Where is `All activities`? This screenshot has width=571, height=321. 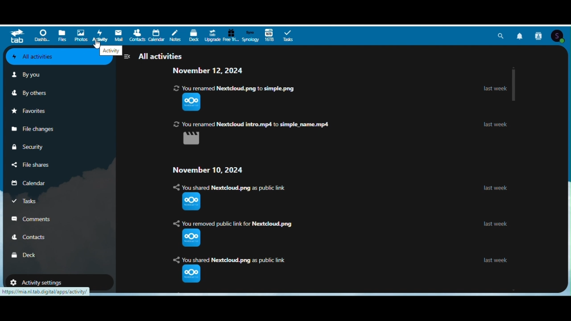
All activities is located at coordinates (46, 57).